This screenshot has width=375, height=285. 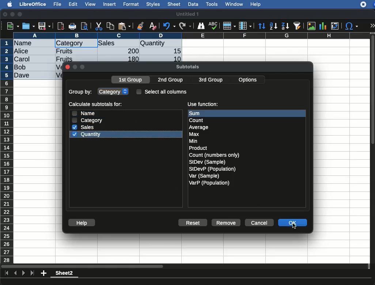 What do you see at coordinates (205, 176) in the screenshot?
I see `Var (sample)` at bounding box center [205, 176].